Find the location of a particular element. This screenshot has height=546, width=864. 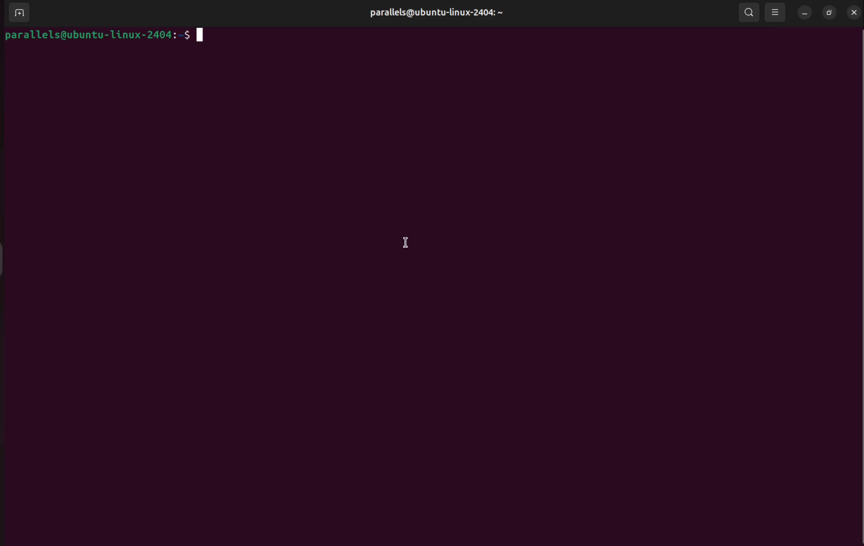

cursor is located at coordinates (407, 241).